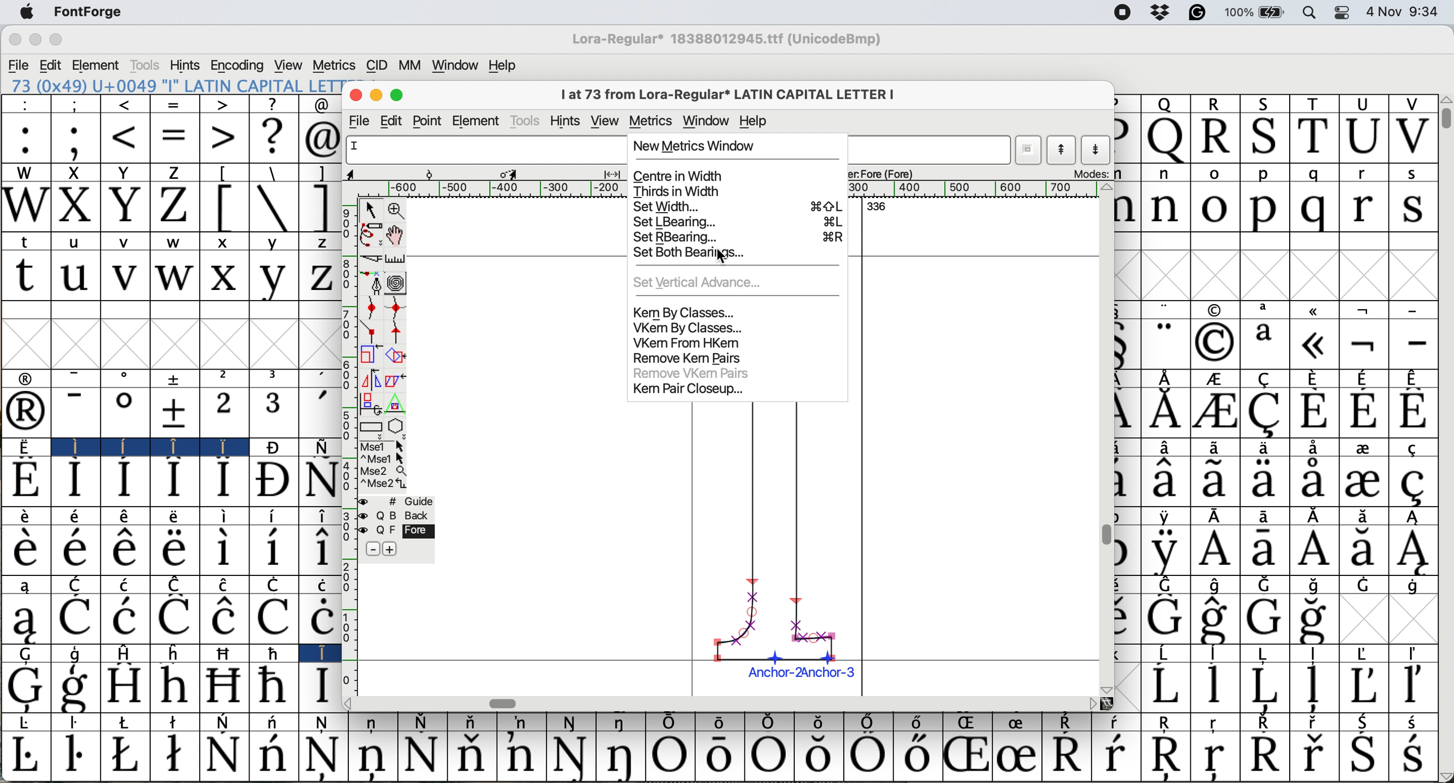 The image size is (1454, 783). Describe the element at coordinates (397, 283) in the screenshot. I see `change whether spiro is active or not` at that location.